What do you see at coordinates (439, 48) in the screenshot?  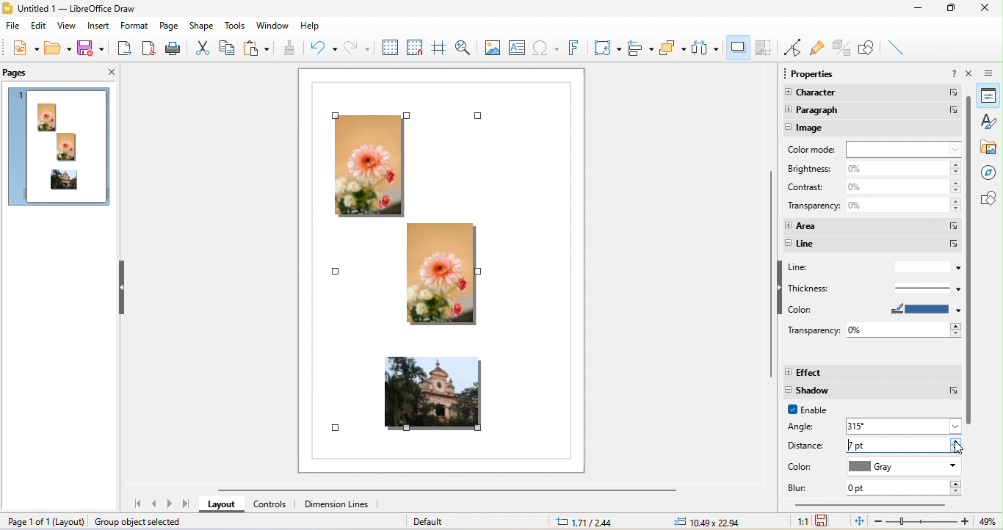 I see `helpline while moving` at bounding box center [439, 48].